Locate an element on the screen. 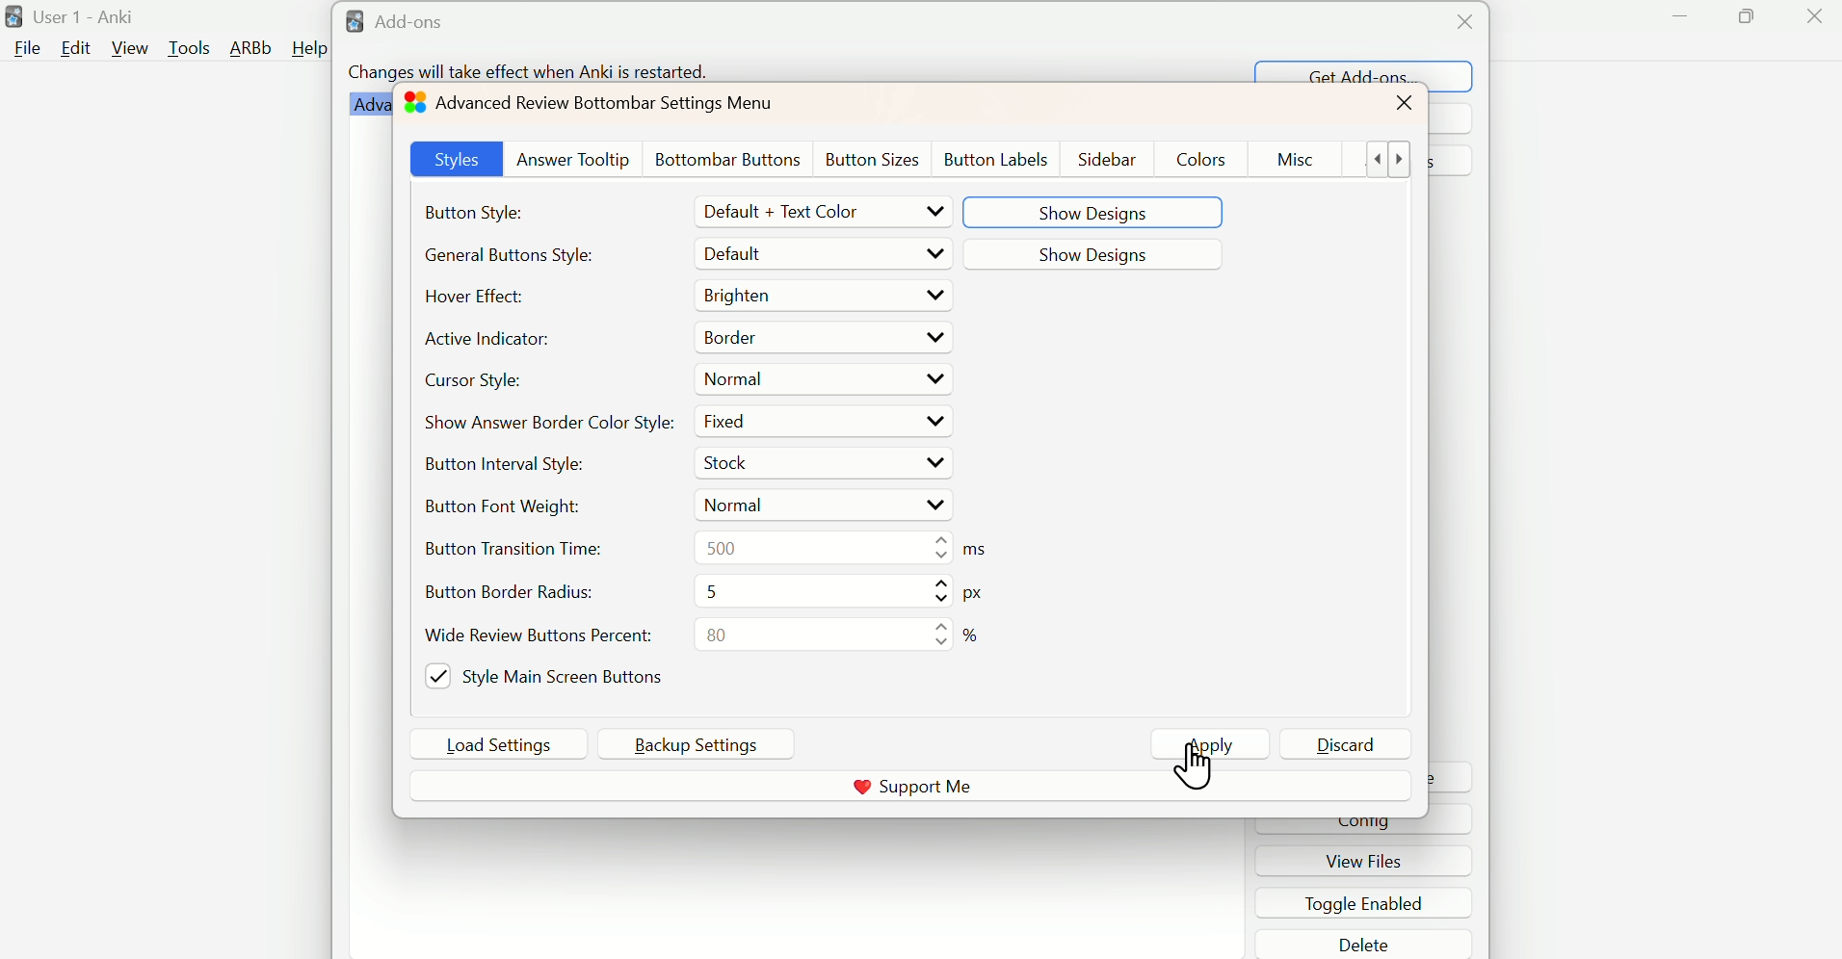  Get Add-ons... is located at coordinates (1357, 74).